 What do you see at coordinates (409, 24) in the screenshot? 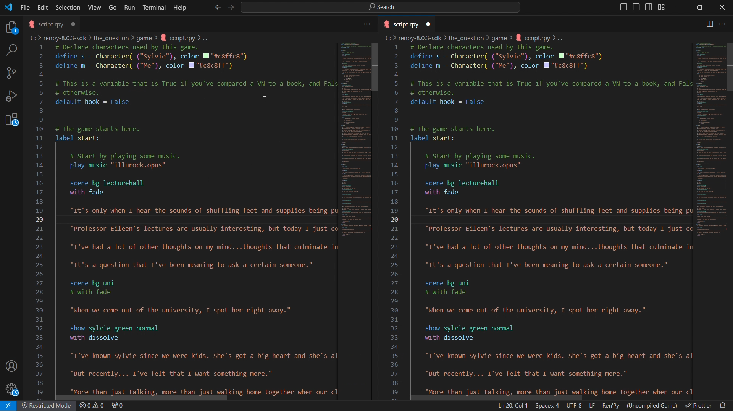
I see `Script.rpy` at bounding box center [409, 24].